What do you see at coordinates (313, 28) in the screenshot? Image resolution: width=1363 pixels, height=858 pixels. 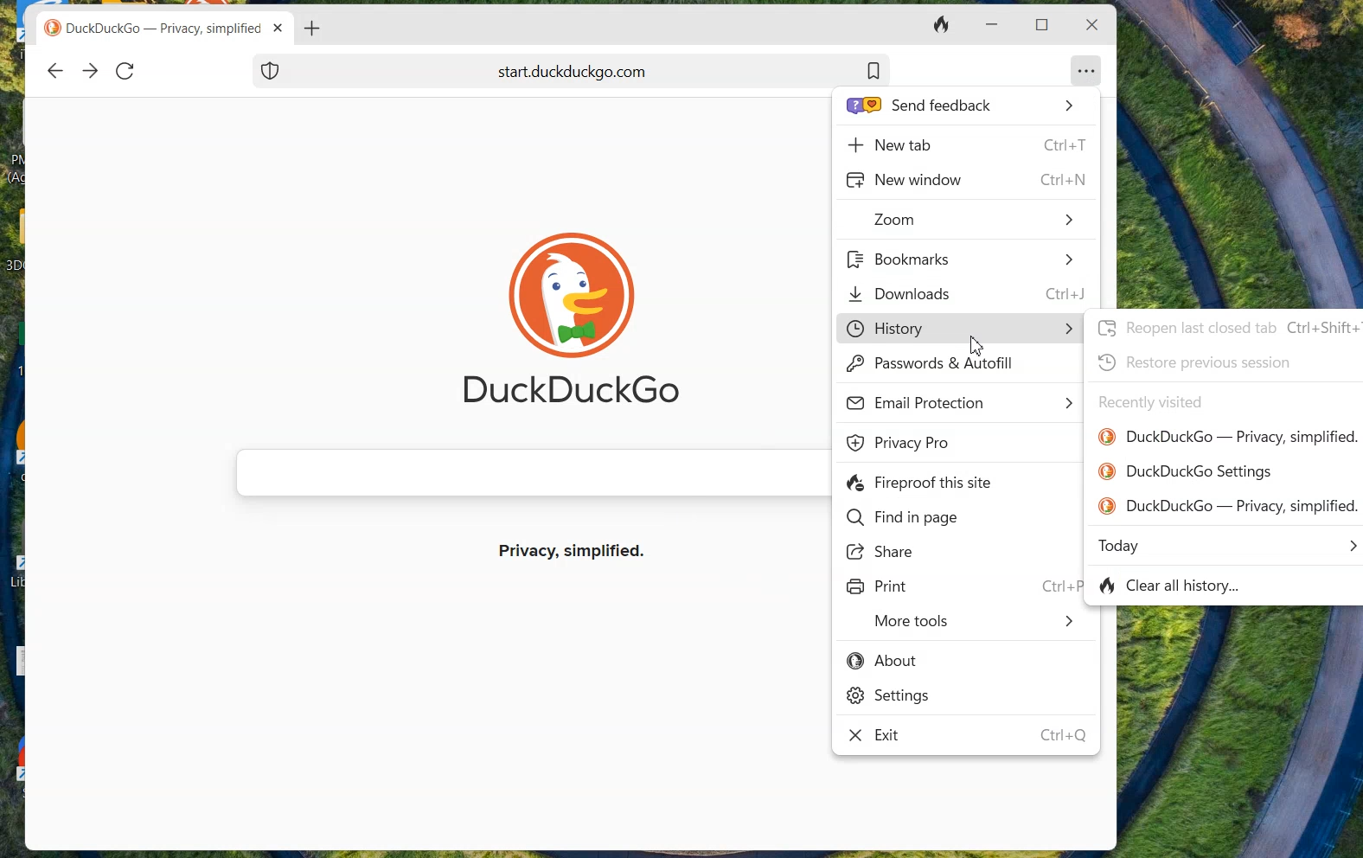 I see `Add new Tab` at bounding box center [313, 28].